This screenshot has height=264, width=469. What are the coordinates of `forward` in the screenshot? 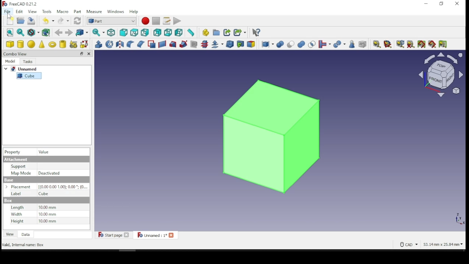 It's located at (69, 33).